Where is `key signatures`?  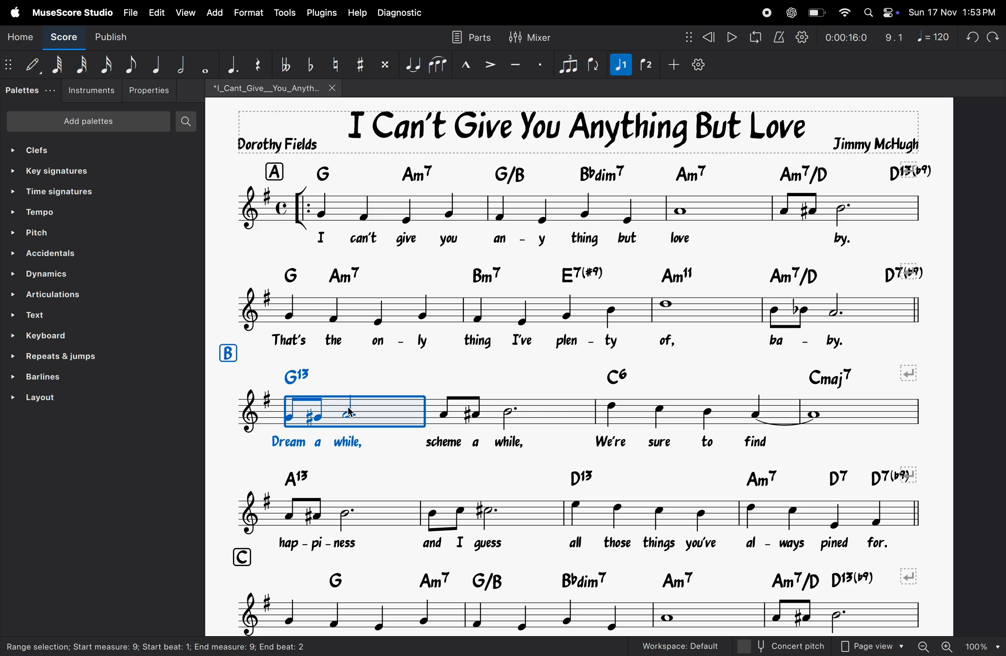 key signatures is located at coordinates (54, 169).